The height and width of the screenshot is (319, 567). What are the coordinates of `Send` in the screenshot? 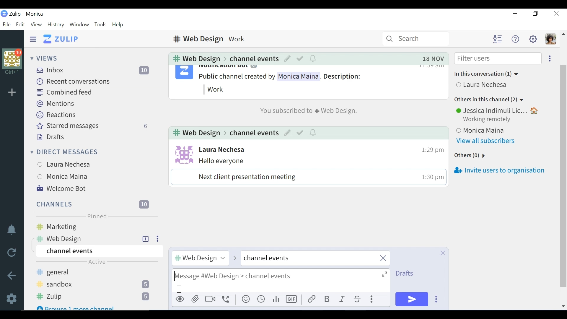 It's located at (412, 299).